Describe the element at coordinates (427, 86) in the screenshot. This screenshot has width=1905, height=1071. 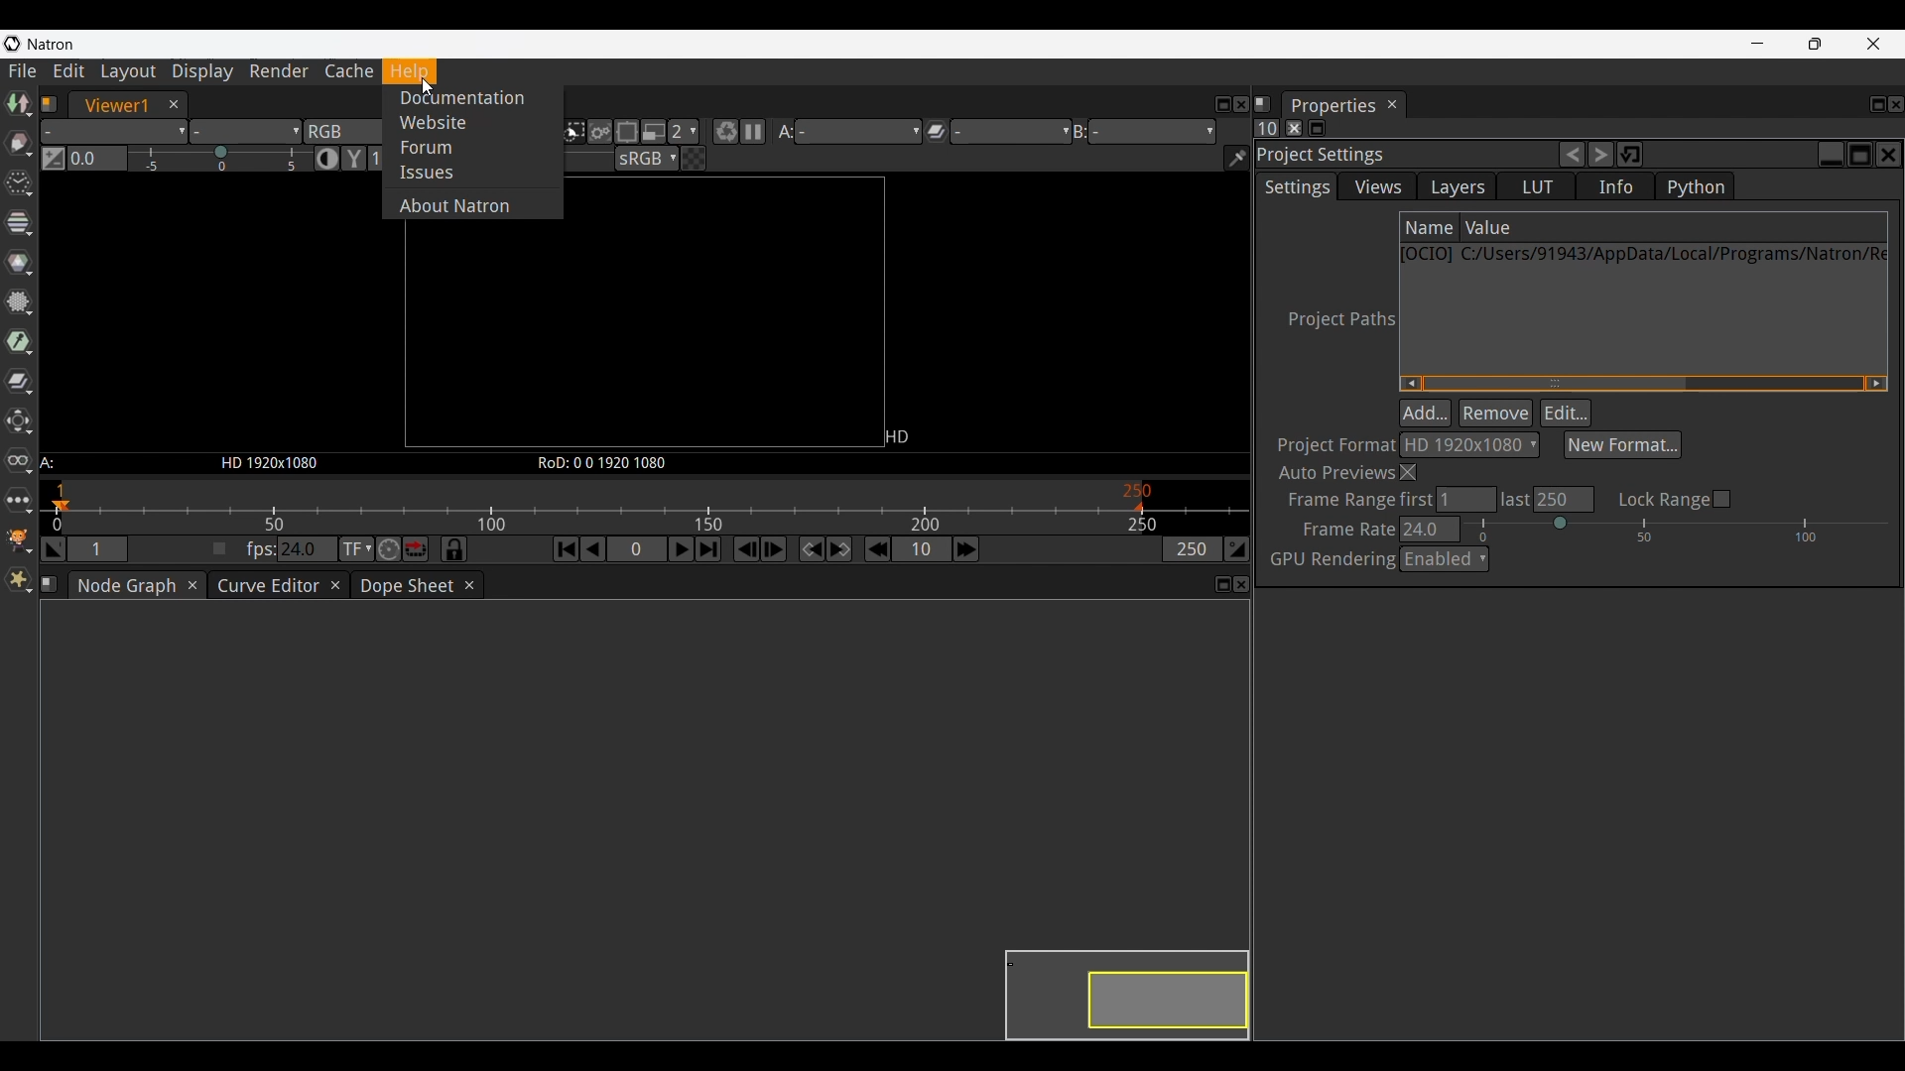
I see `Cursor position unchanged` at that location.